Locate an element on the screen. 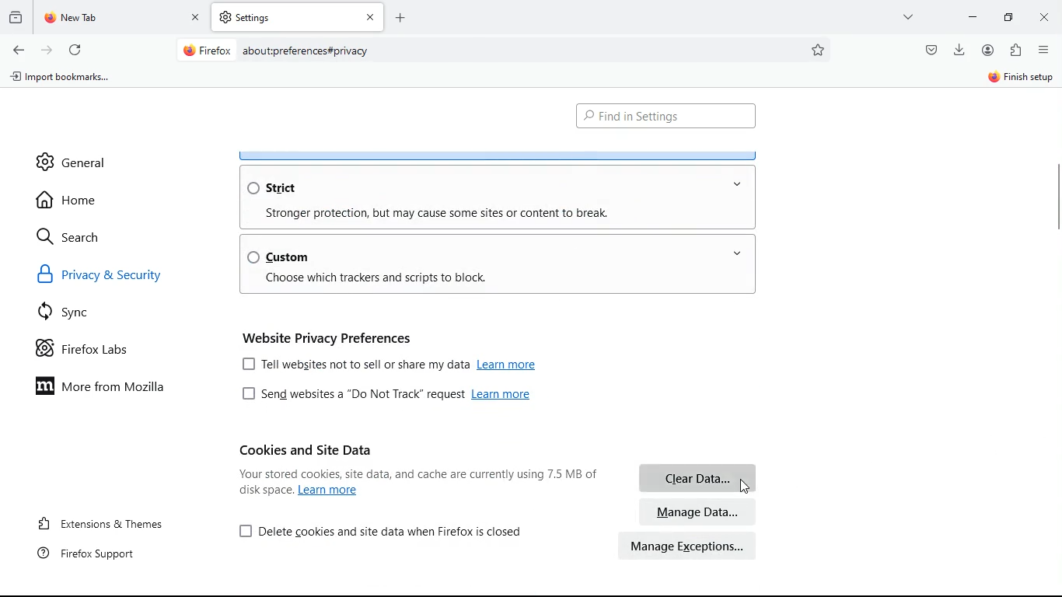 The height and width of the screenshot is (597, 1062). Firefox is located at coordinates (208, 50).